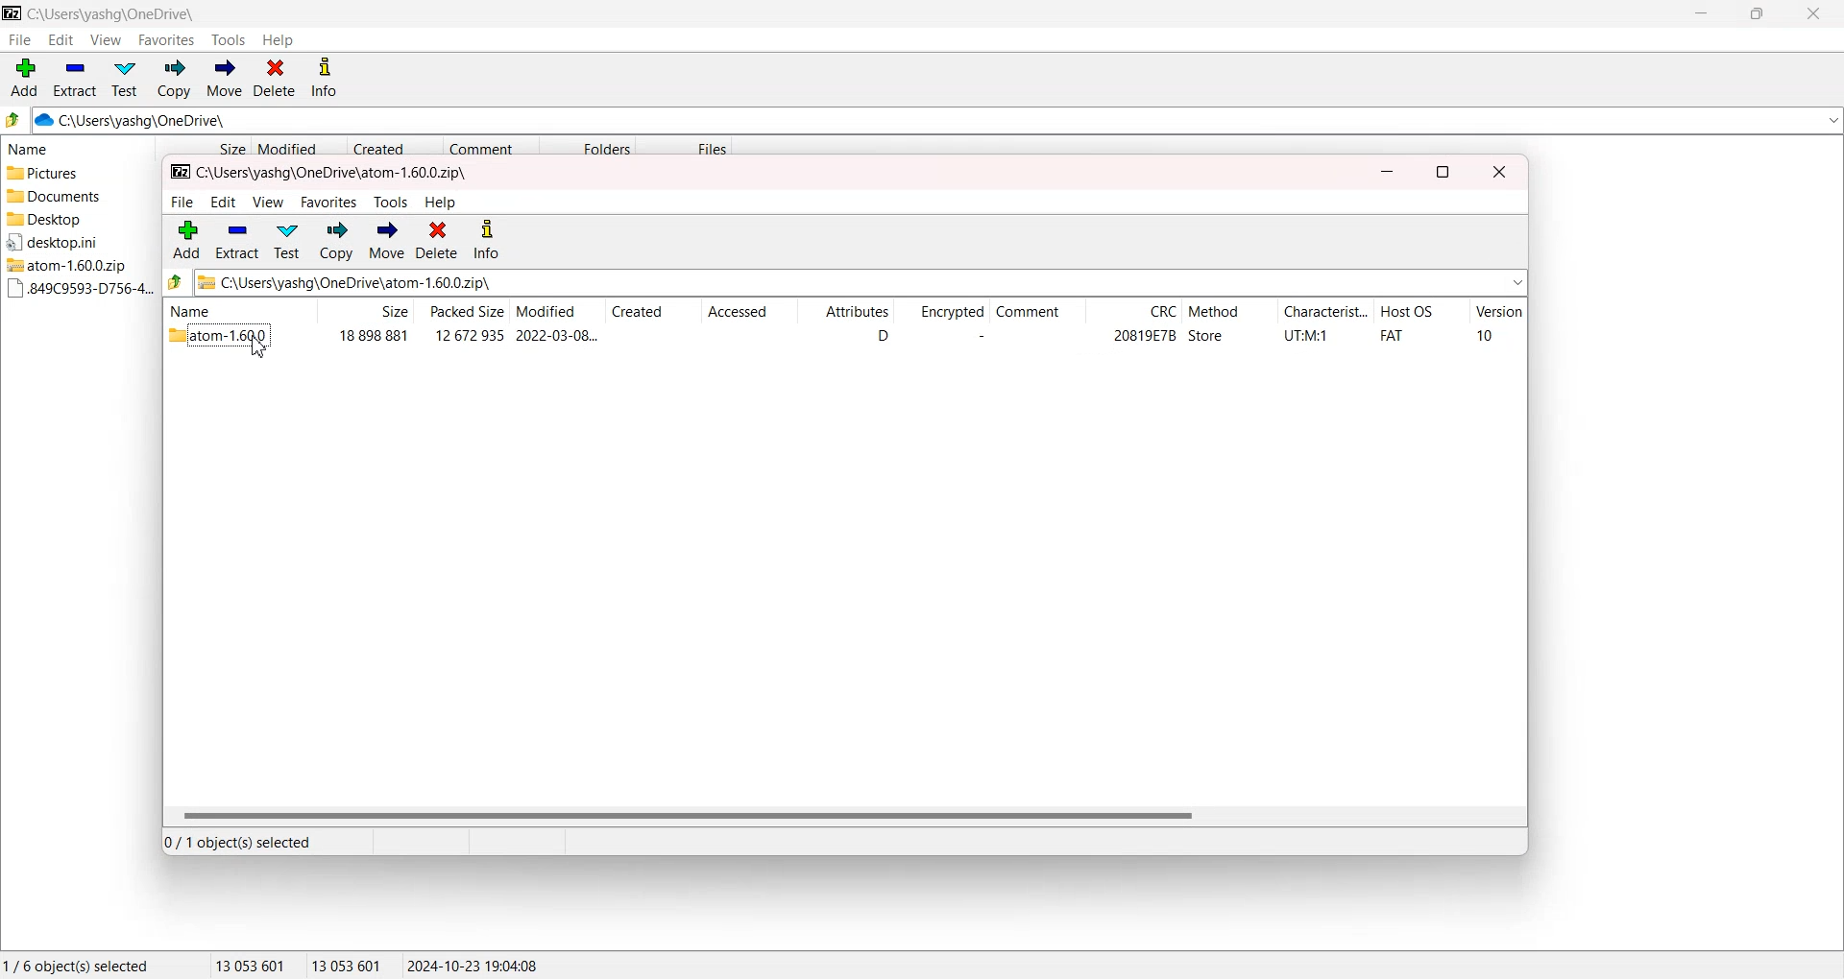  What do you see at coordinates (1306, 336) in the screenshot?
I see `UT:M:1` at bounding box center [1306, 336].